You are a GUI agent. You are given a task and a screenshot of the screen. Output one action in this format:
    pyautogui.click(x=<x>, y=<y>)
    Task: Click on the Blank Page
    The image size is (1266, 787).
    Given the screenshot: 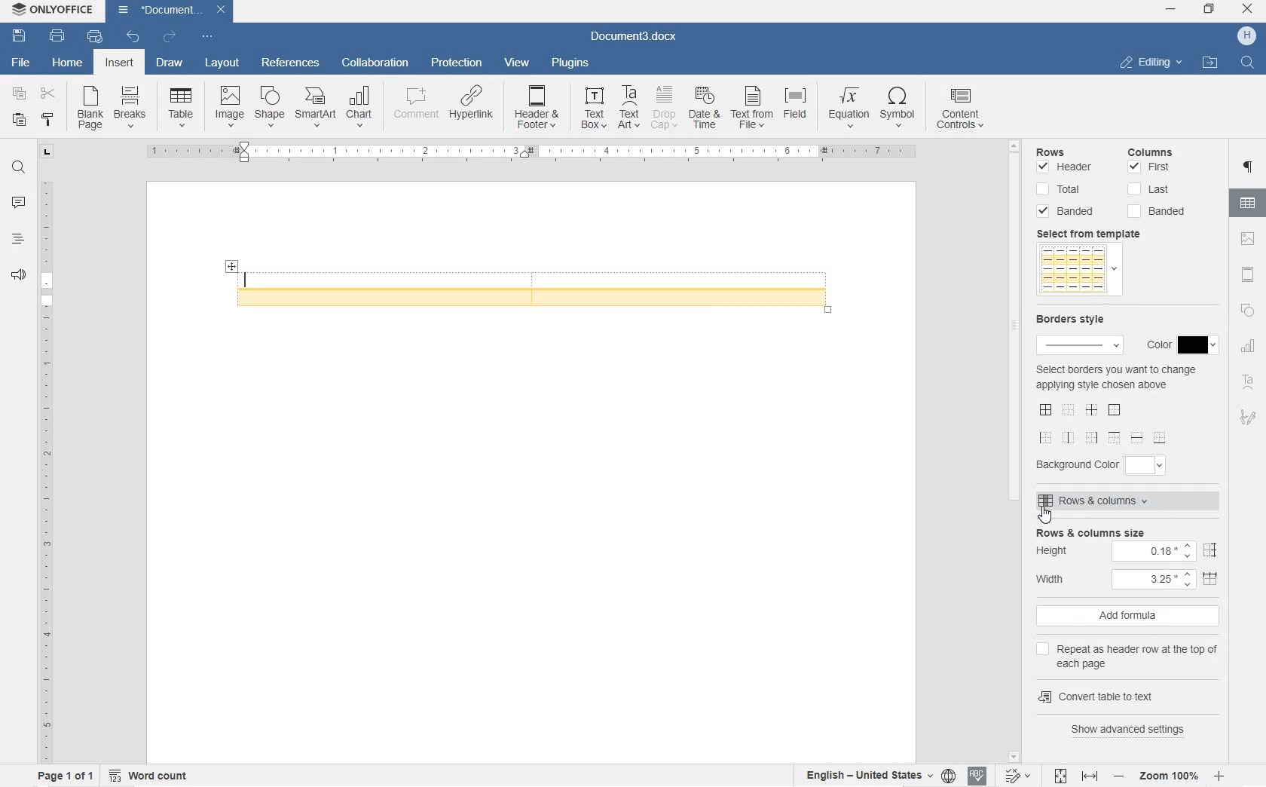 What is the action you would take?
    pyautogui.click(x=90, y=109)
    